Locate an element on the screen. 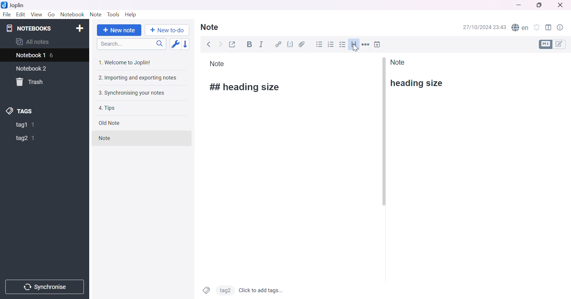 Image resolution: width=571 pixels, height=299 pixels. jolplin  is located at coordinates (21, 5).